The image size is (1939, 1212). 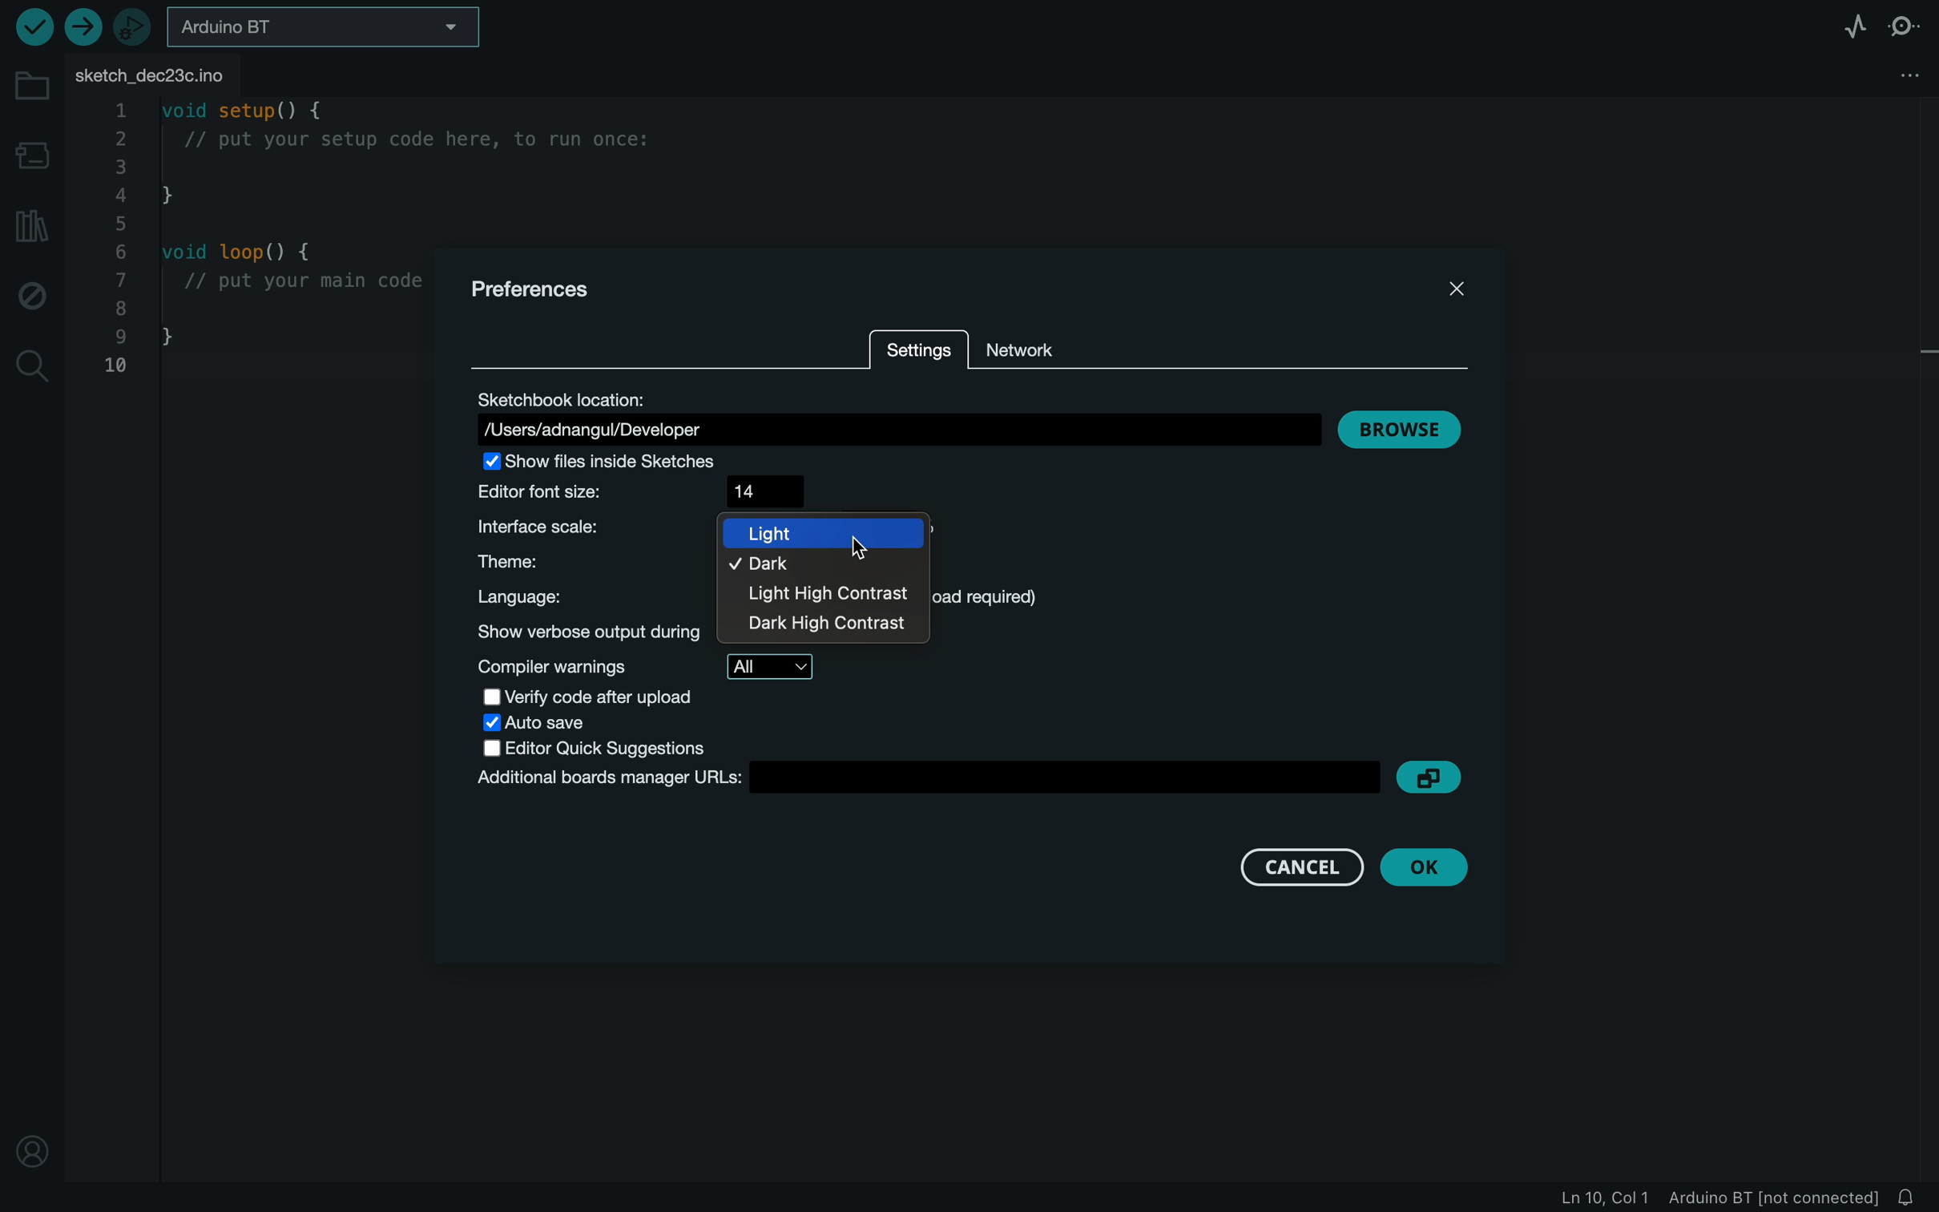 What do you see at coordinates (826, 596) in the screenshot?
I see `light high contrast` at bounding box center [826, 596].